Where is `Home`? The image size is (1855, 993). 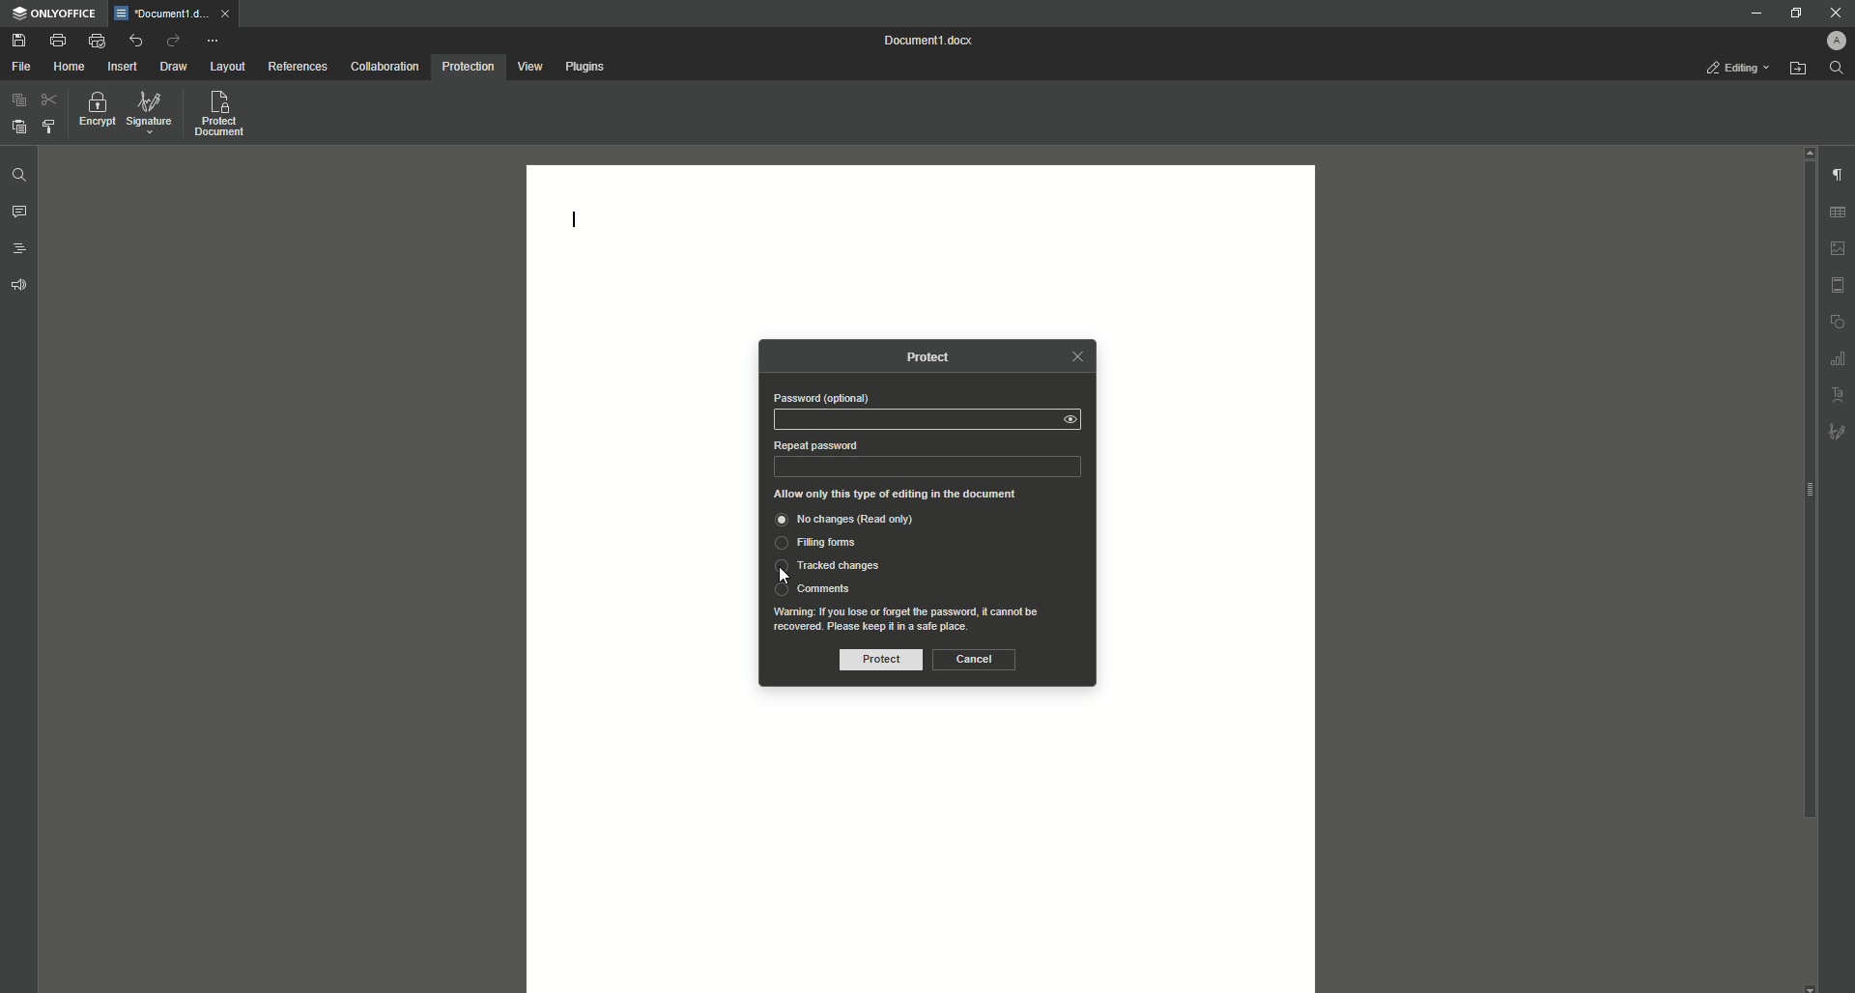
Home is located at coordinates (69, 68).